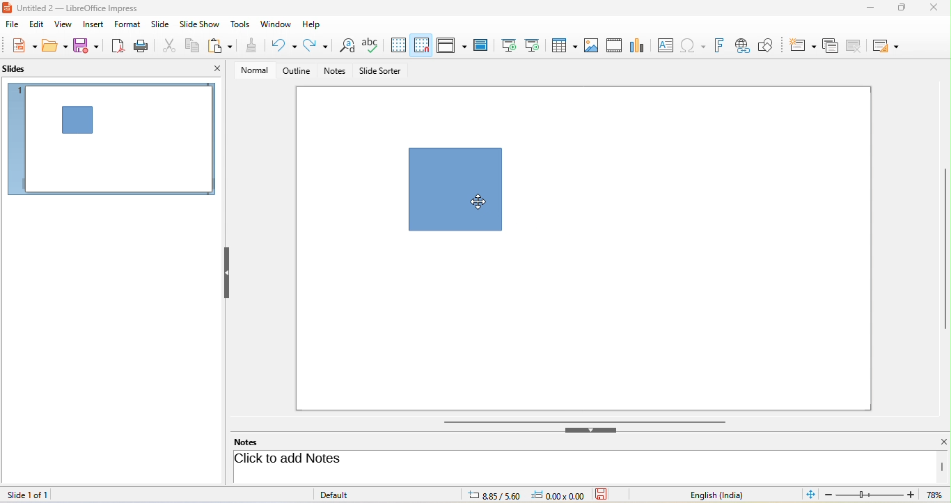 This screenshot has width=951, height=503. I want to click on snap to grid, so click(421, 45).